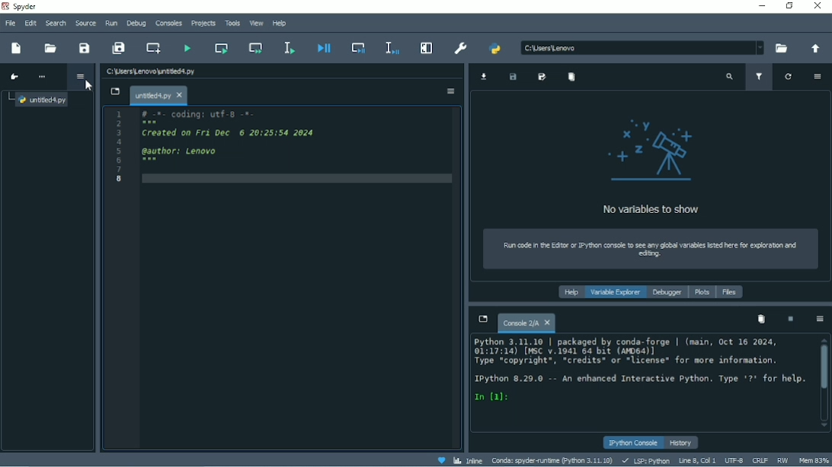 The height and width of the screenshot is (467, 832). Describe the element at coordinates (628, 48) in the screenshot. I see `c\users\lenovo` at that location.